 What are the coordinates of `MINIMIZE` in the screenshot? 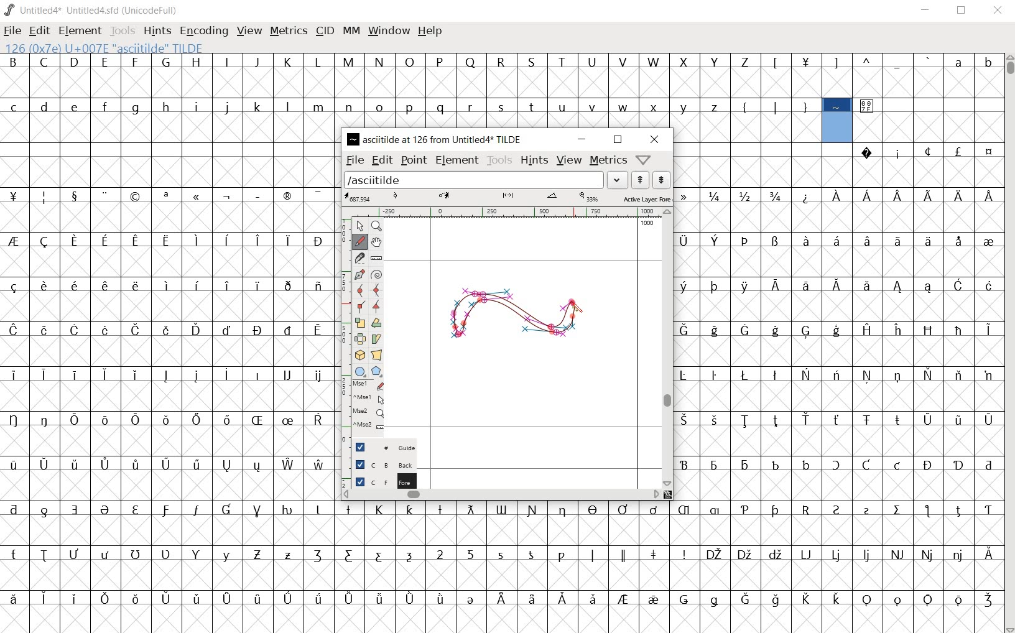 It's located at (927, 12).